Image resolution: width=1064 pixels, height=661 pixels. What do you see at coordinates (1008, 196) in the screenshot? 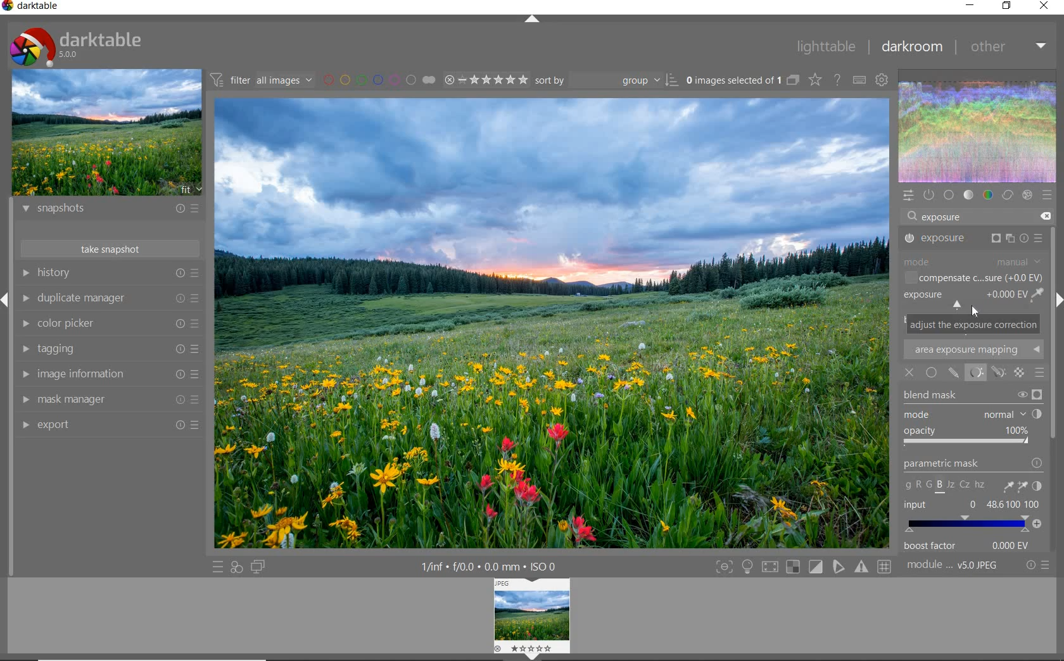
I see `correct` at bounding box center [1008, 196].